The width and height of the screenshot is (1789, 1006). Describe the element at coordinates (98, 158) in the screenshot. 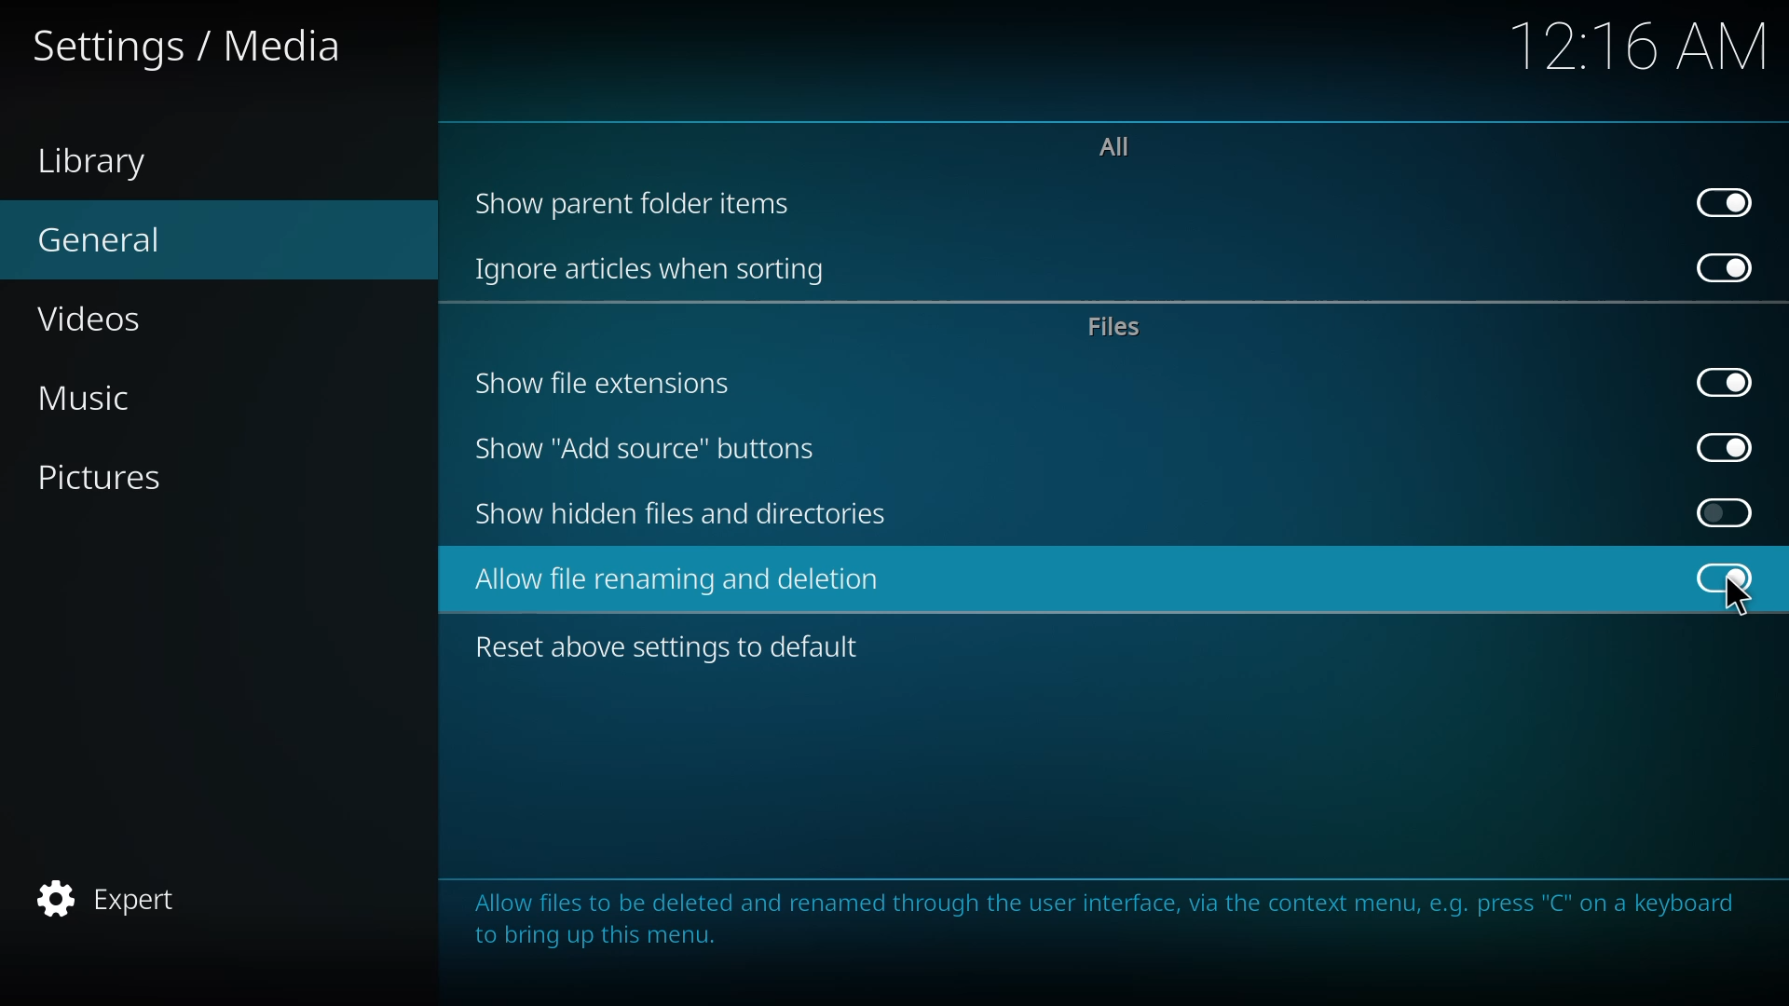

I see `library` at that location.